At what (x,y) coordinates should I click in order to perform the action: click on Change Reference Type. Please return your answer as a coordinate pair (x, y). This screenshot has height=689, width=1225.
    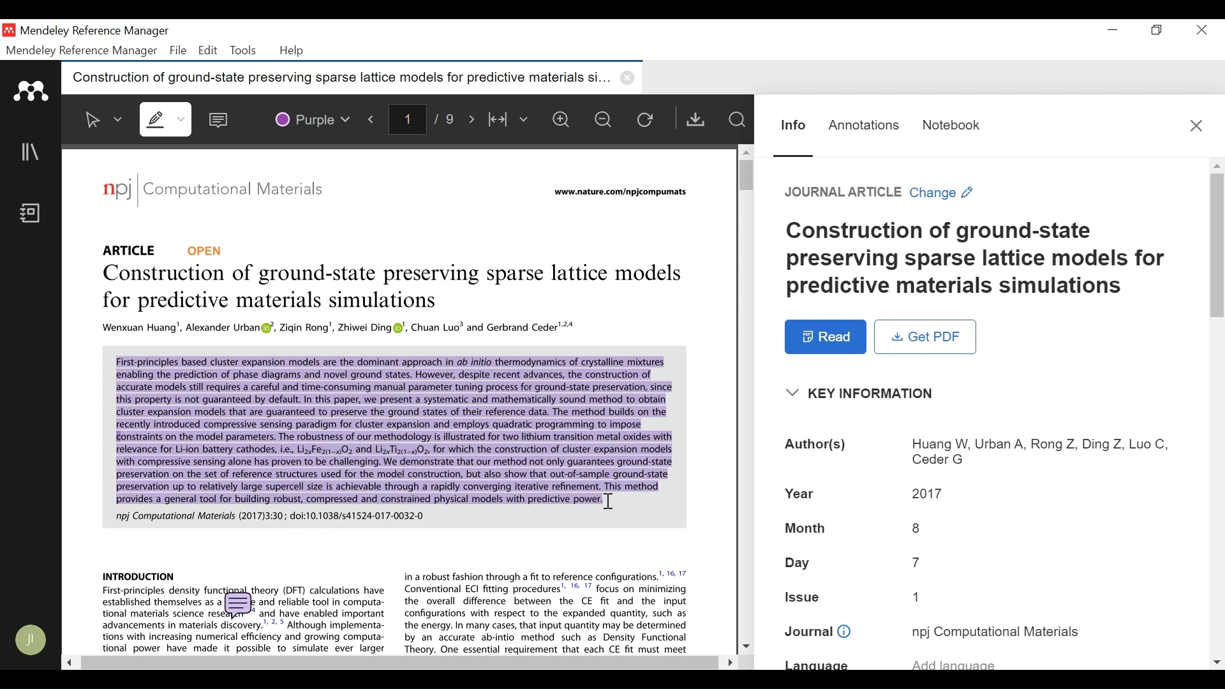
    Looking at the image, I should click on (879, 192).